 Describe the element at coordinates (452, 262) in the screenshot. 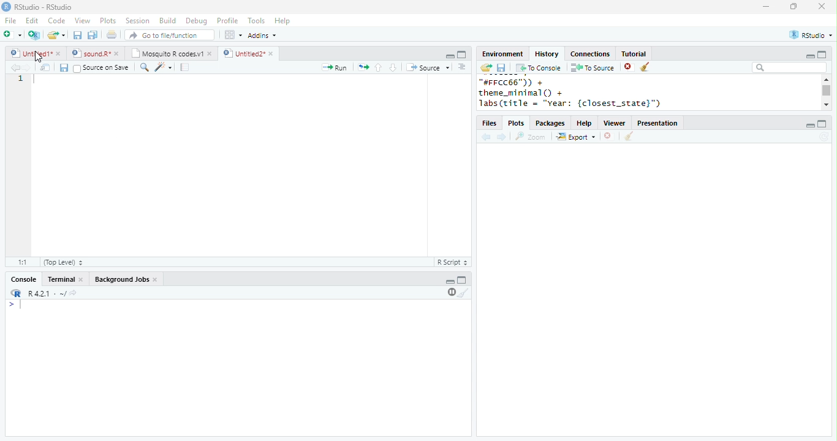

I see `R Script` at that location.